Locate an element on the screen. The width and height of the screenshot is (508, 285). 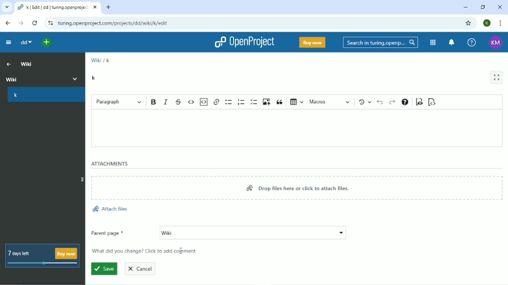
dd is located at coordinates (24, 43).